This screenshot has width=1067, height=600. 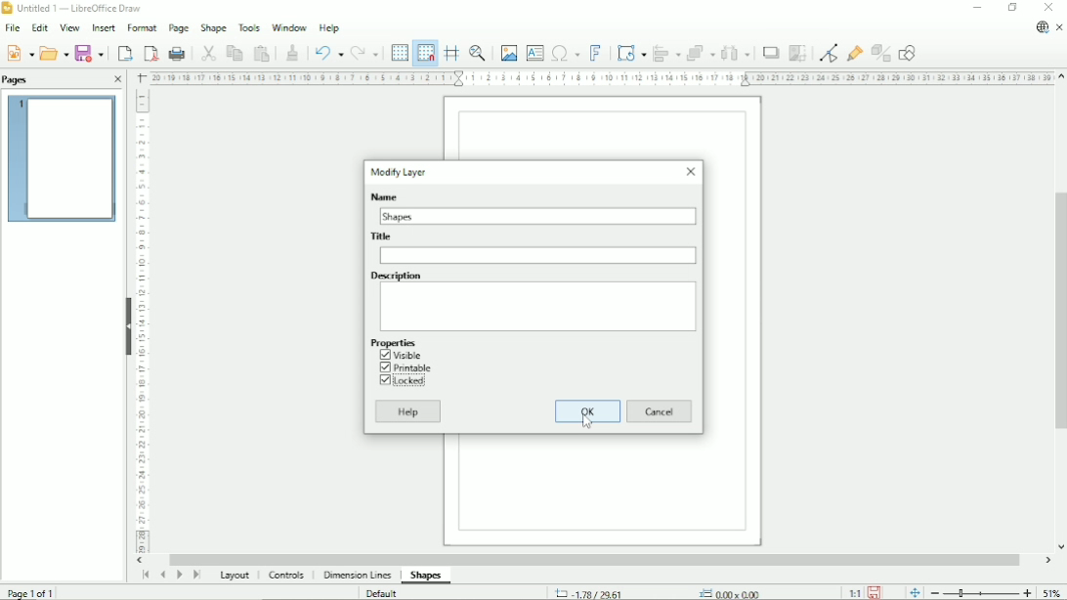 I want to click on Scroll to last page, so click(x=196, y=576).